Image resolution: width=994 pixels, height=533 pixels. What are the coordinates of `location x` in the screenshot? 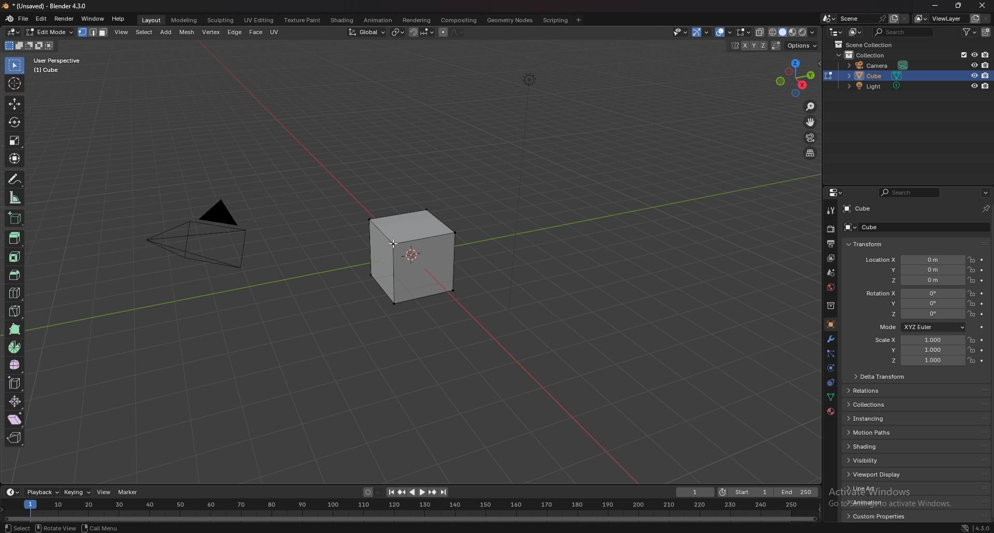 It's located at (913, 260).